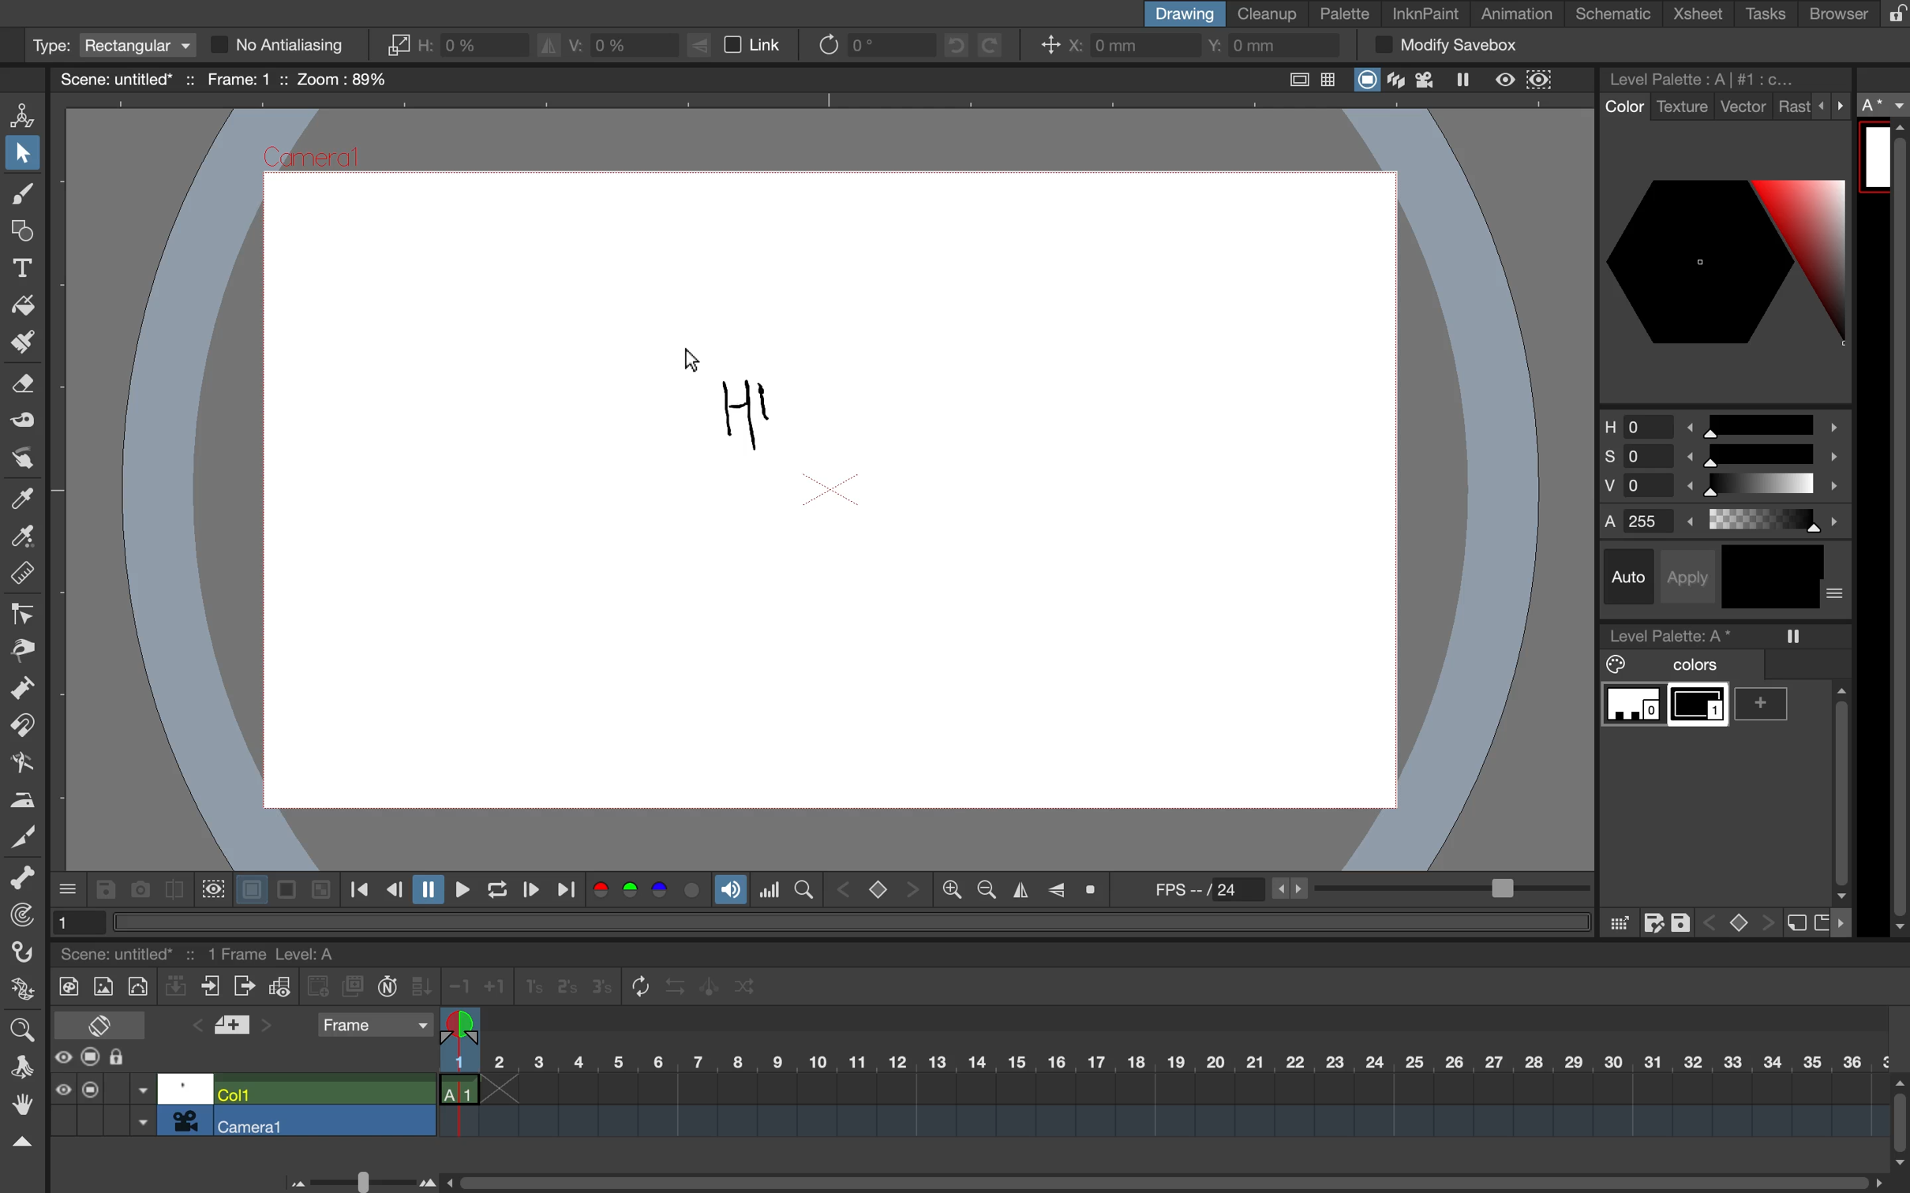  Describe the element at coordinates (99, 1024) in the screenshot. I see `toggle x sheet timeline` at that location.